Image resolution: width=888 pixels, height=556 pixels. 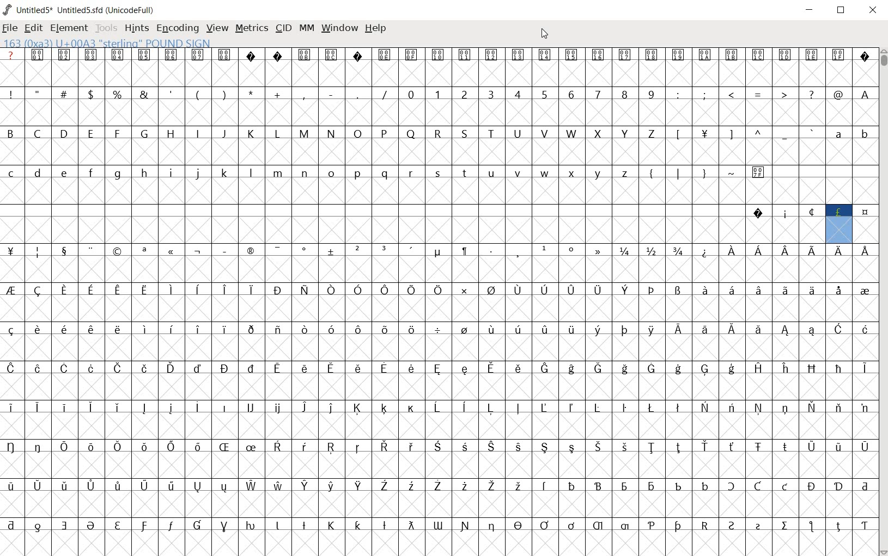 I want to click on RESTORE DOWN, so click(x=841, y=10).